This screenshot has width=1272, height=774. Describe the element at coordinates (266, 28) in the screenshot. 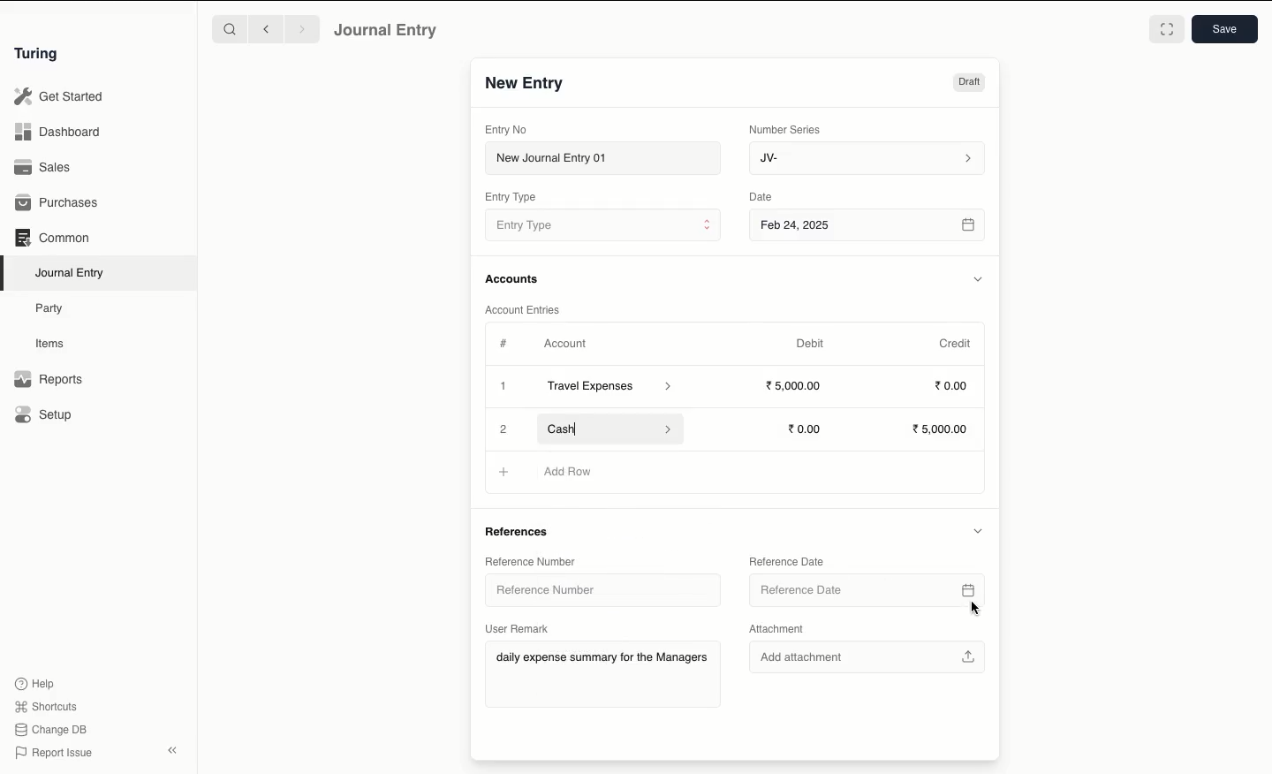

I see `Backward` at that location.